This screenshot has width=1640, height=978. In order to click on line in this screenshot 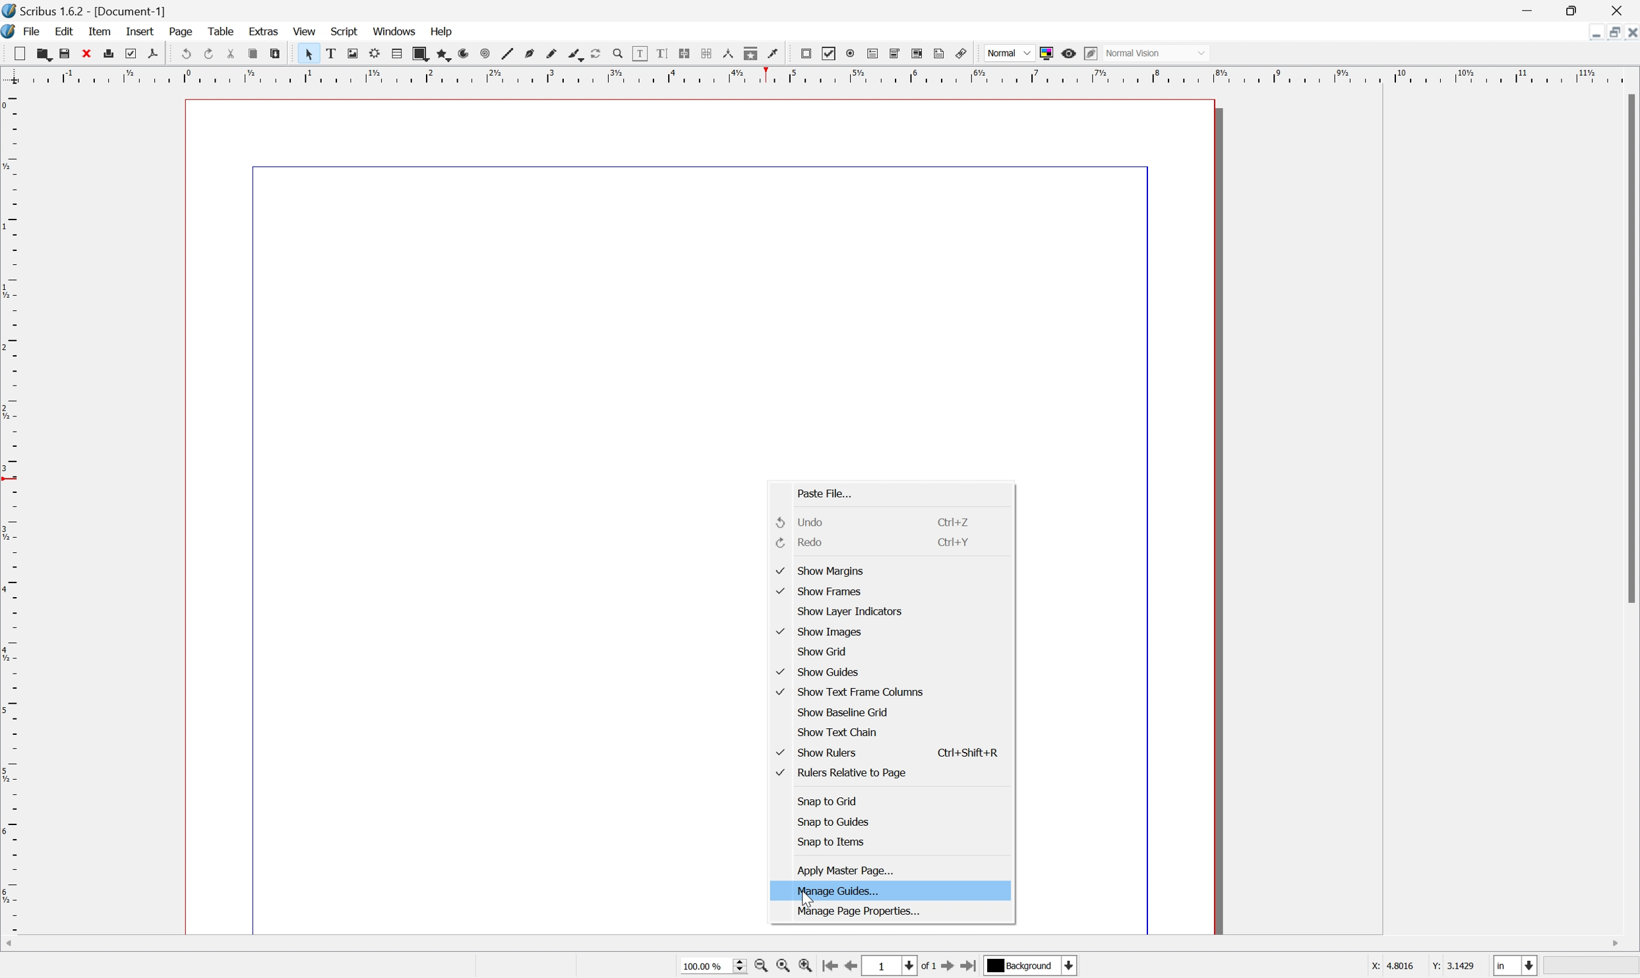, I will do `click(508, 53)`.